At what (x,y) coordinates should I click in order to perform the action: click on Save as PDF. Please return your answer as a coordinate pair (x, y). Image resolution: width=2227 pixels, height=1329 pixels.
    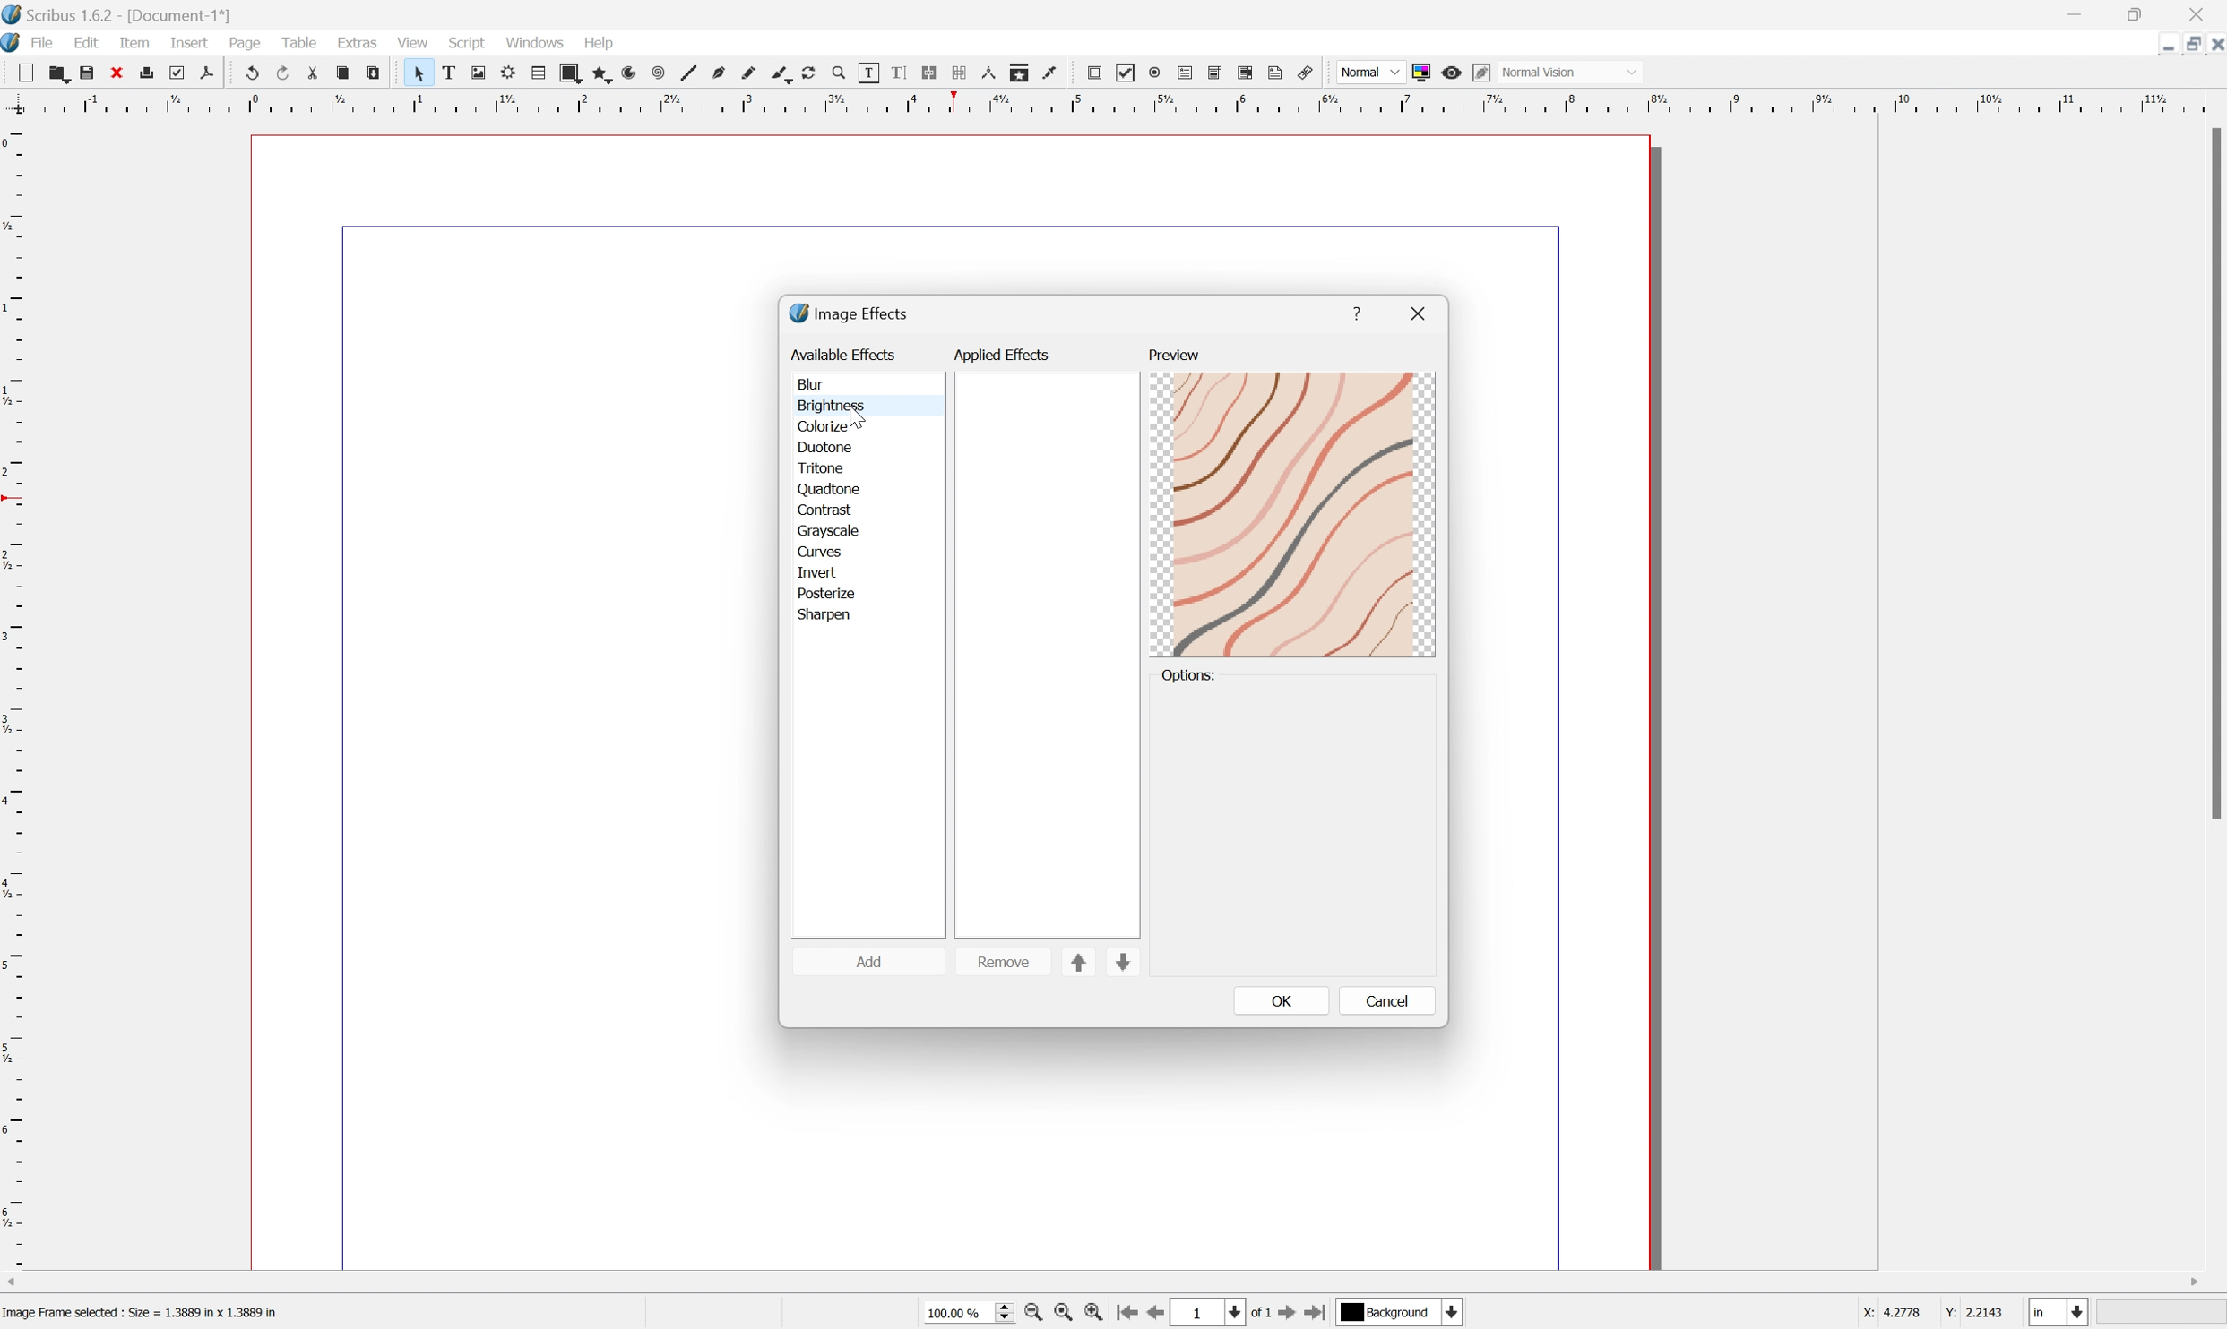
    Looking at the image, I should click on (208, 71).